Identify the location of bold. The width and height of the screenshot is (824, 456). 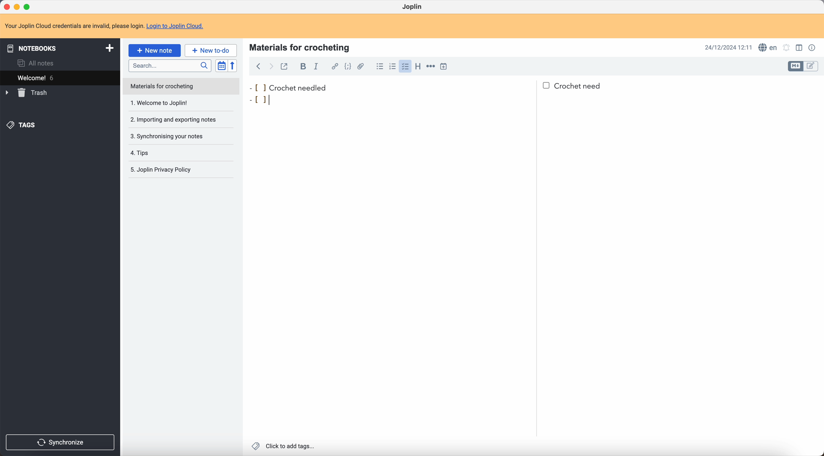
(301, 67).